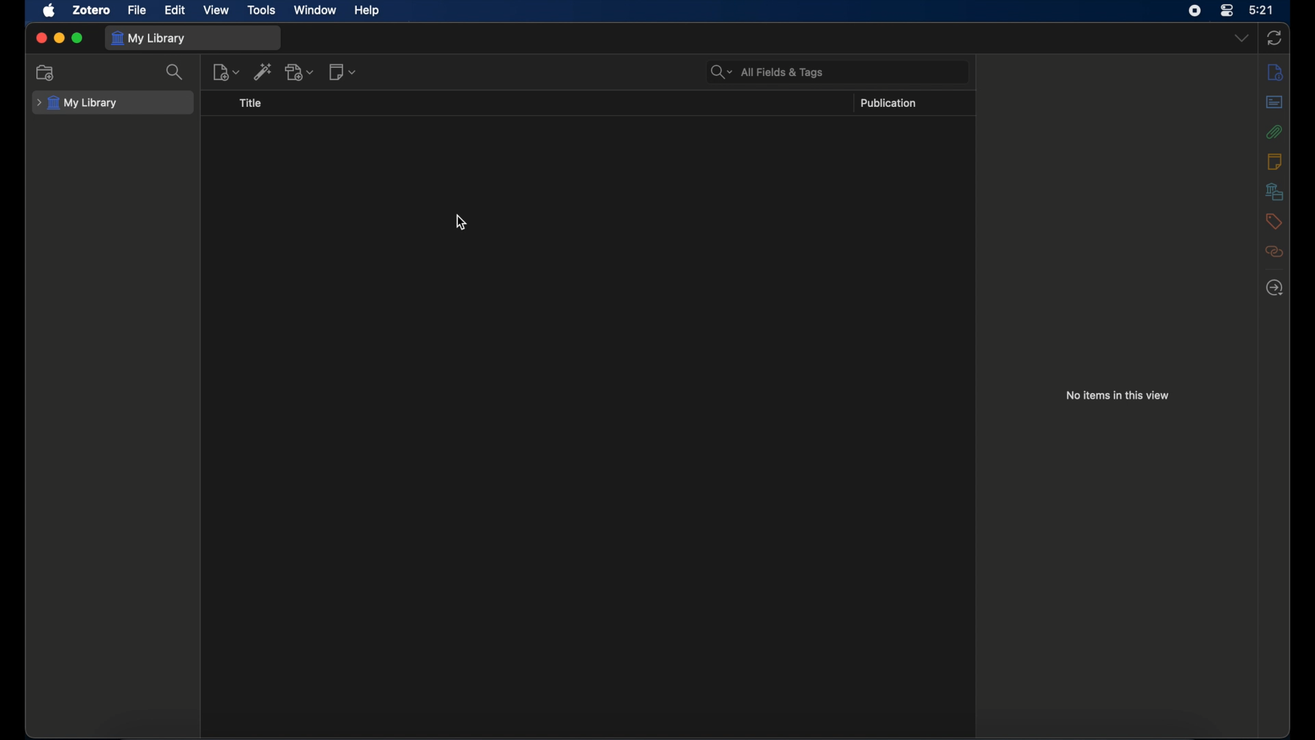 The height and width of the screenshot is (740, 1315). I want to click on edit, so click(176, 11).